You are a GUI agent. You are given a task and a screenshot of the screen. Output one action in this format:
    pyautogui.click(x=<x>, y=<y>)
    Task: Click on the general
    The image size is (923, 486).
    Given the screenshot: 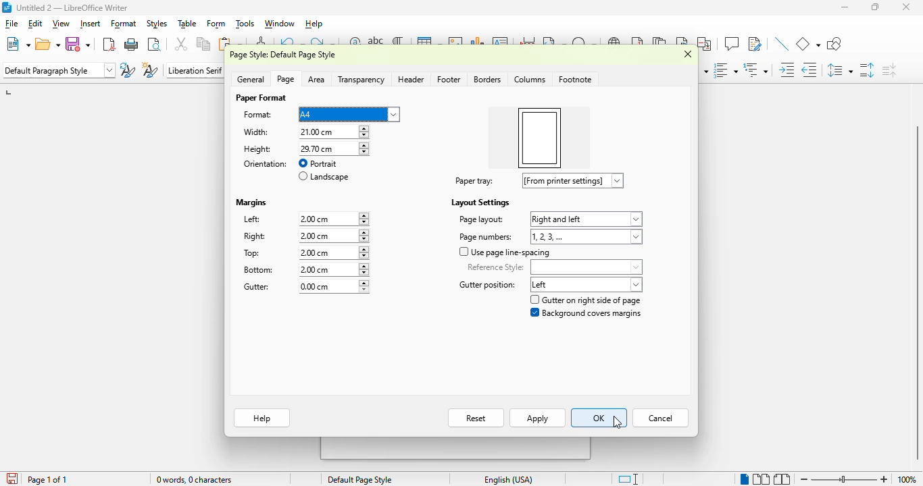 What is the action you would take?
    pyautogui.click(x=251, y=80)
    